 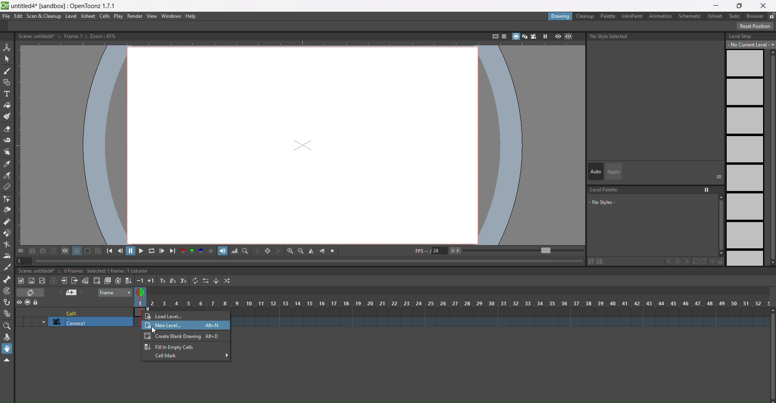 What do you see at coordinates (268, 251) in the screenshot?
I see `set key` at bounding box center [268, 251].